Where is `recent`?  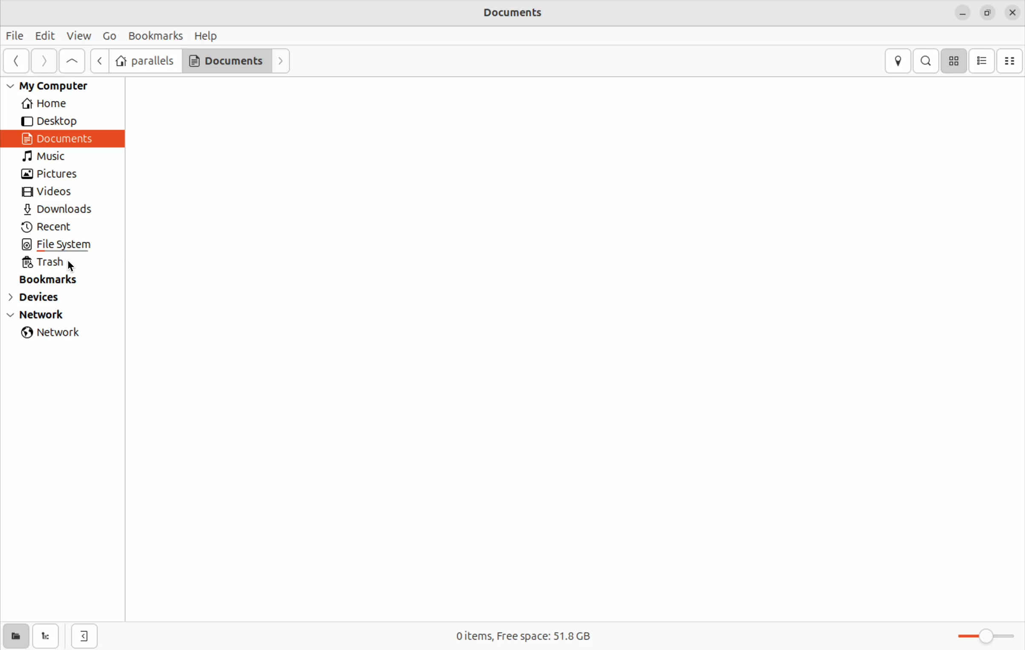
recent is located at coordinates (52, 227).